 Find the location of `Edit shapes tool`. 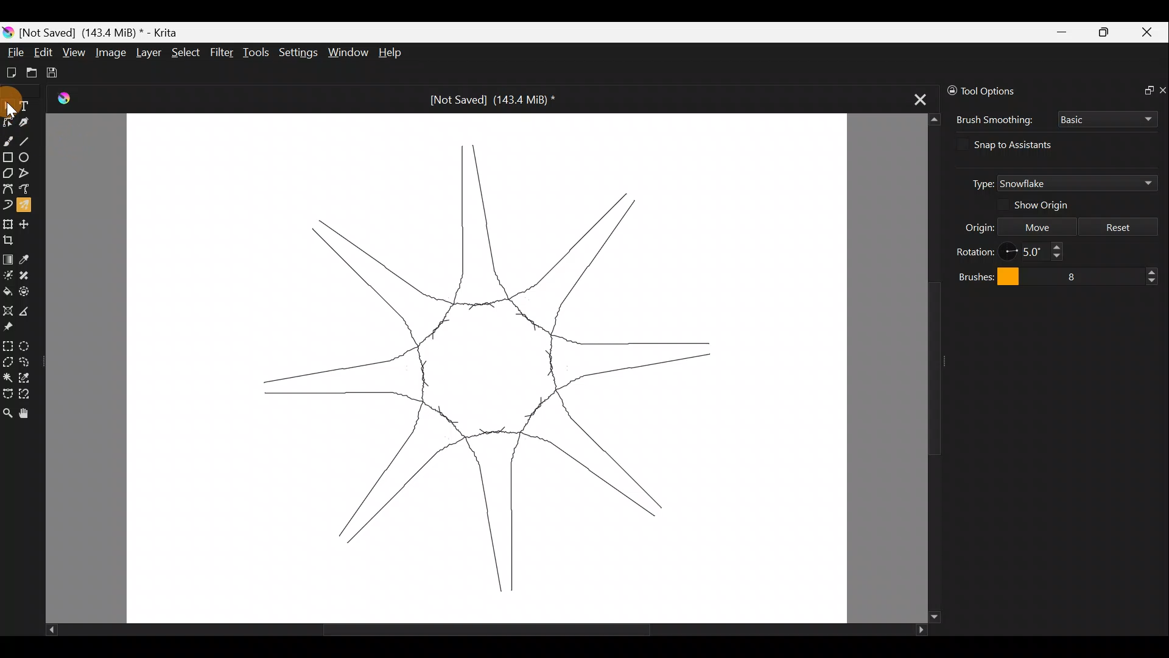

Edit shapes tool is located at coordinates (7, 122).